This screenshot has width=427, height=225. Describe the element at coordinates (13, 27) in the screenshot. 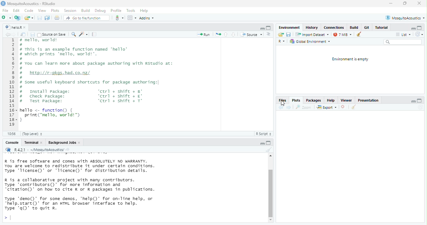

I see ` hellor` at that location.